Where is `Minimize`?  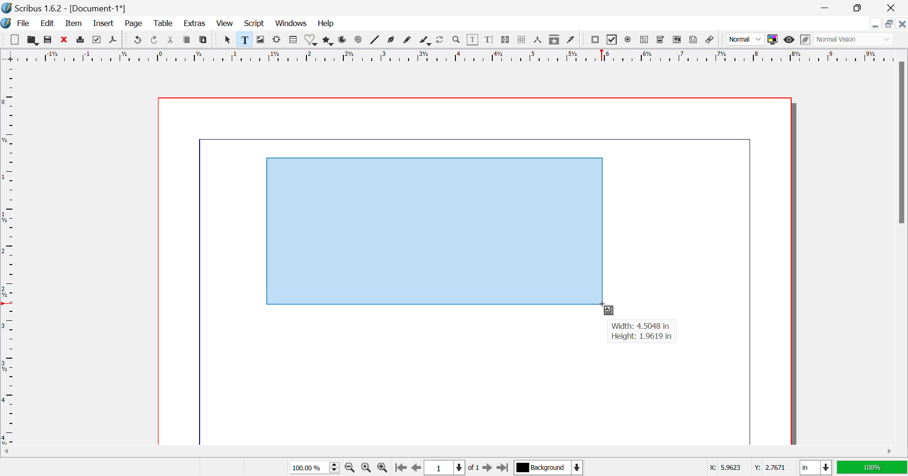 Minimize is located at coordinates (890, 24).